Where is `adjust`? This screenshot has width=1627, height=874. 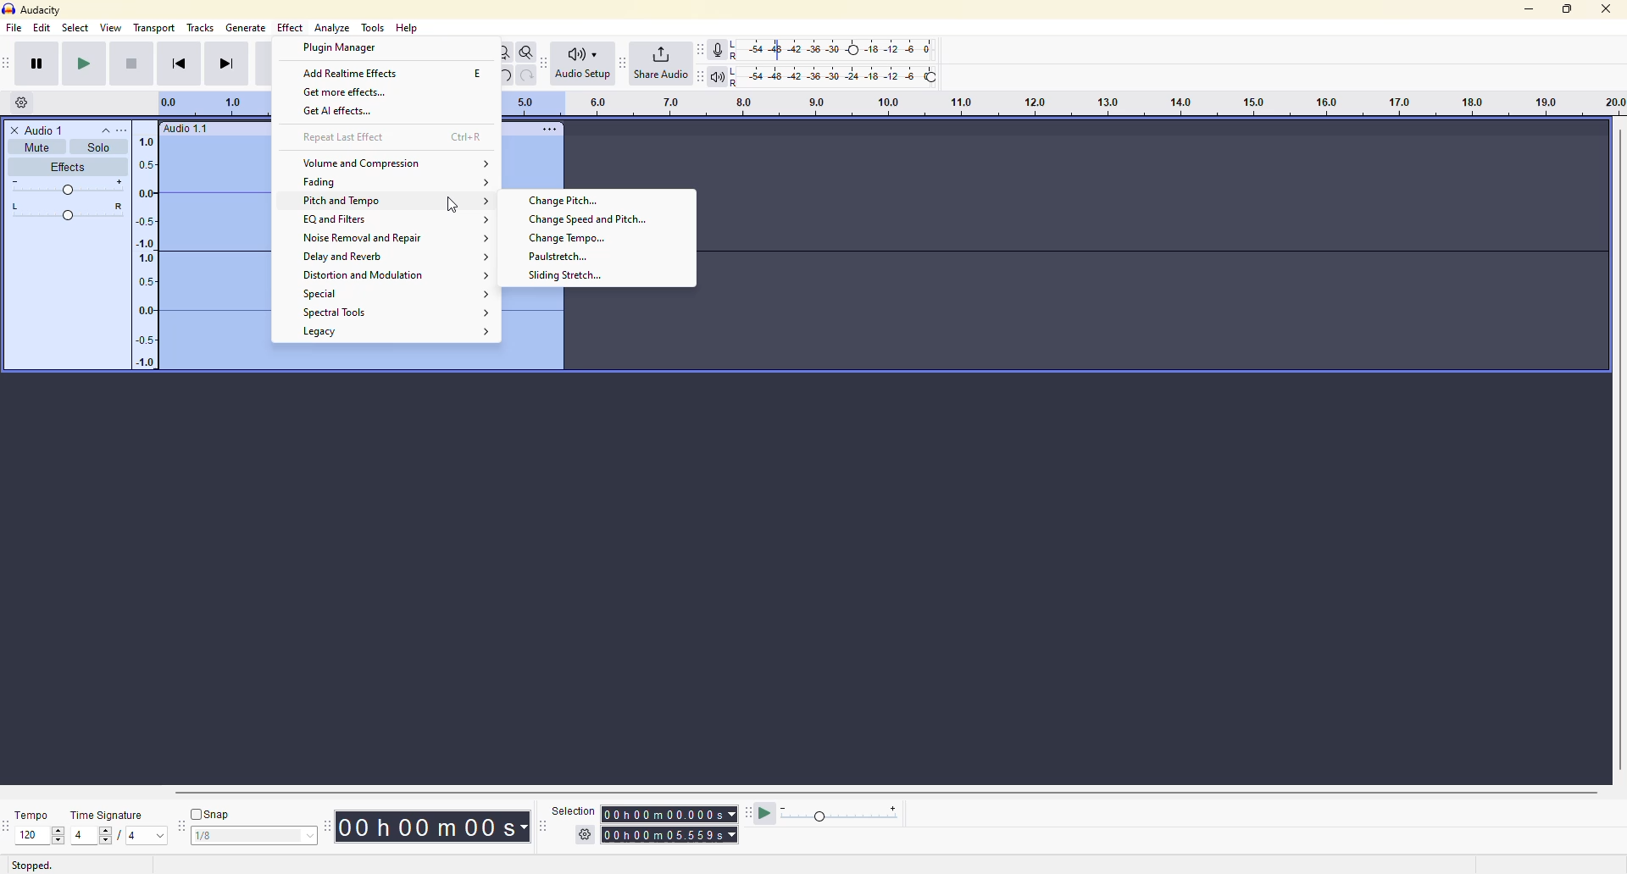
adjust is located at coordinates (69, 187).